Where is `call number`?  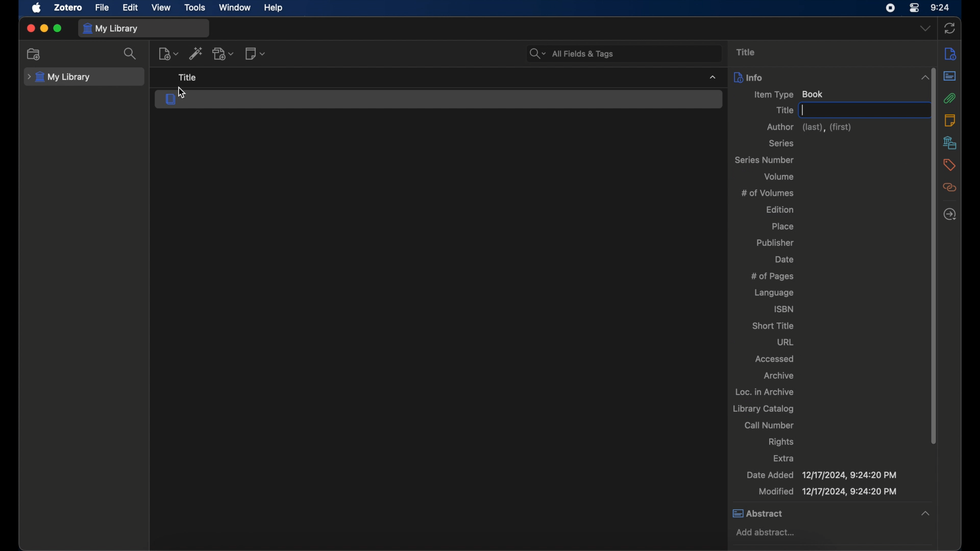 call number is located at coordinates (769, 425).